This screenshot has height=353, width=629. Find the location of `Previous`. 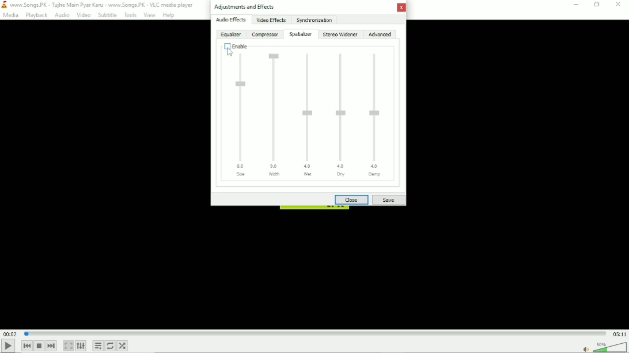

Previous is located at coordinates (26, 346).